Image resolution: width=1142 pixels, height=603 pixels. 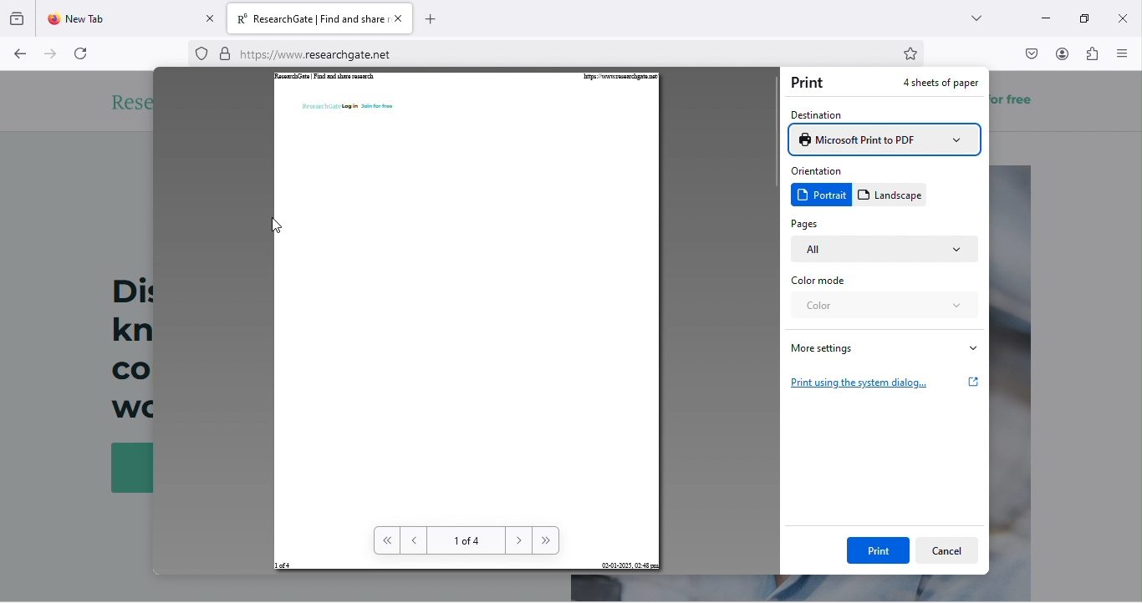 I want to click on print, so click(x=808, y=83).